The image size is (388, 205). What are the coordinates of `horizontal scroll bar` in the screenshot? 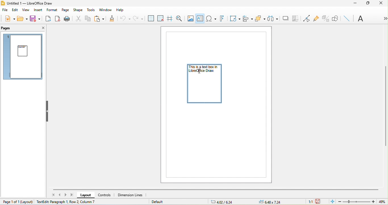 It's located at (215, 190).